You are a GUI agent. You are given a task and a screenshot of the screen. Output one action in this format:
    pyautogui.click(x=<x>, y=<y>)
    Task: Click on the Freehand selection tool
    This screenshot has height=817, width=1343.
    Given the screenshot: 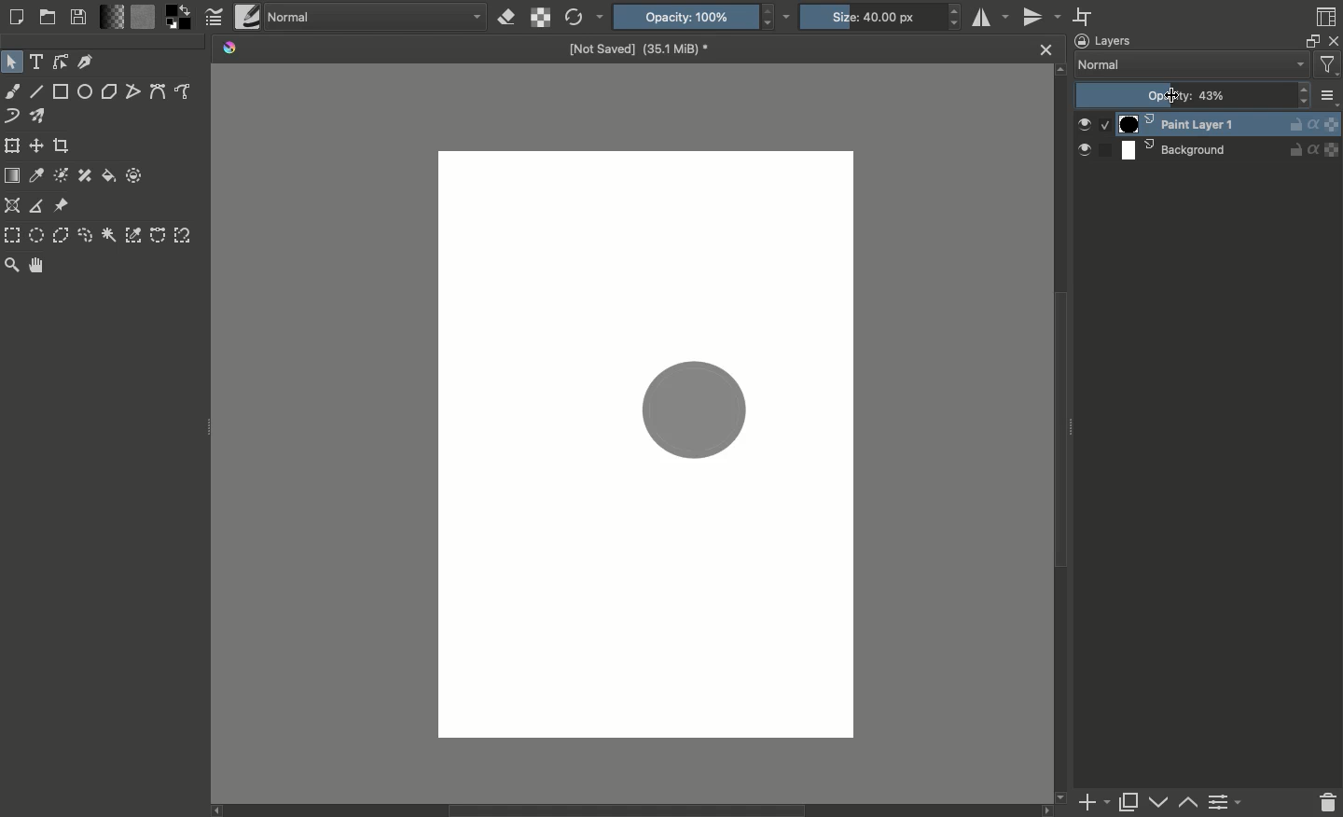 What is the action you would take?
    pyautogui.click(x=85, y=235)
    